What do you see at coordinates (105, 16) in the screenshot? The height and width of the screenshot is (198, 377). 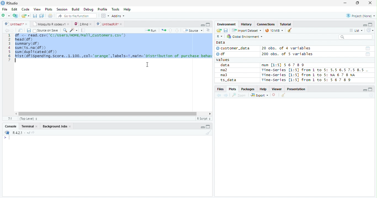 I see `Workplace panes` at bounding box center [105, 16].